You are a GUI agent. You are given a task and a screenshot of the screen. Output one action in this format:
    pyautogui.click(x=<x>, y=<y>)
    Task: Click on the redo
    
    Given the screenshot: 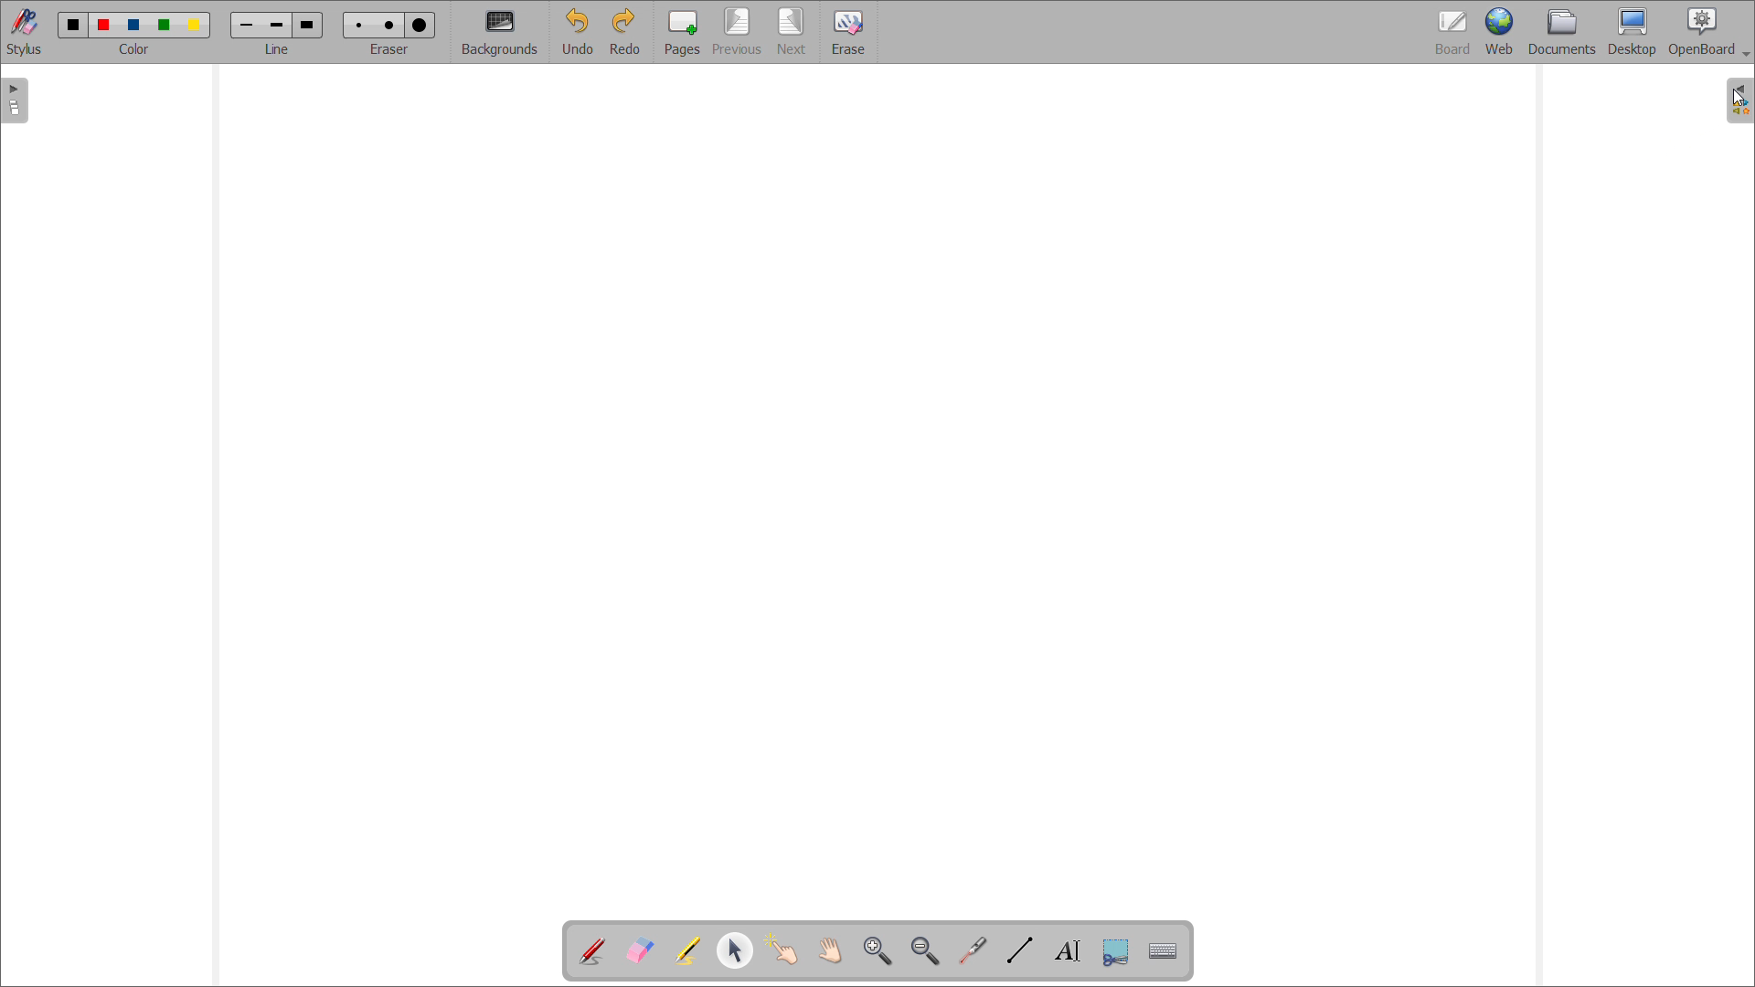 What is the action you would take?
    pyautogui.click(x=624, y=32)
    